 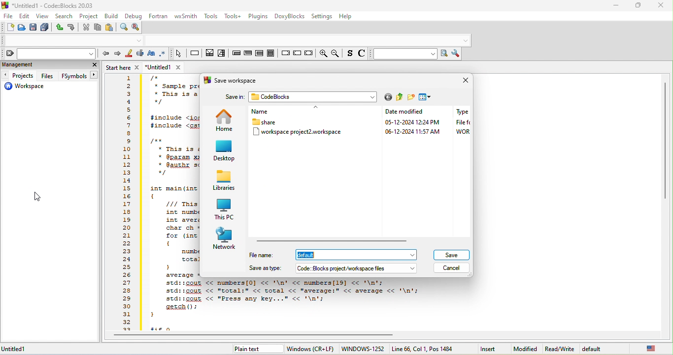 I want to click on horizontal scroll bar, so click(x=260, y=336).